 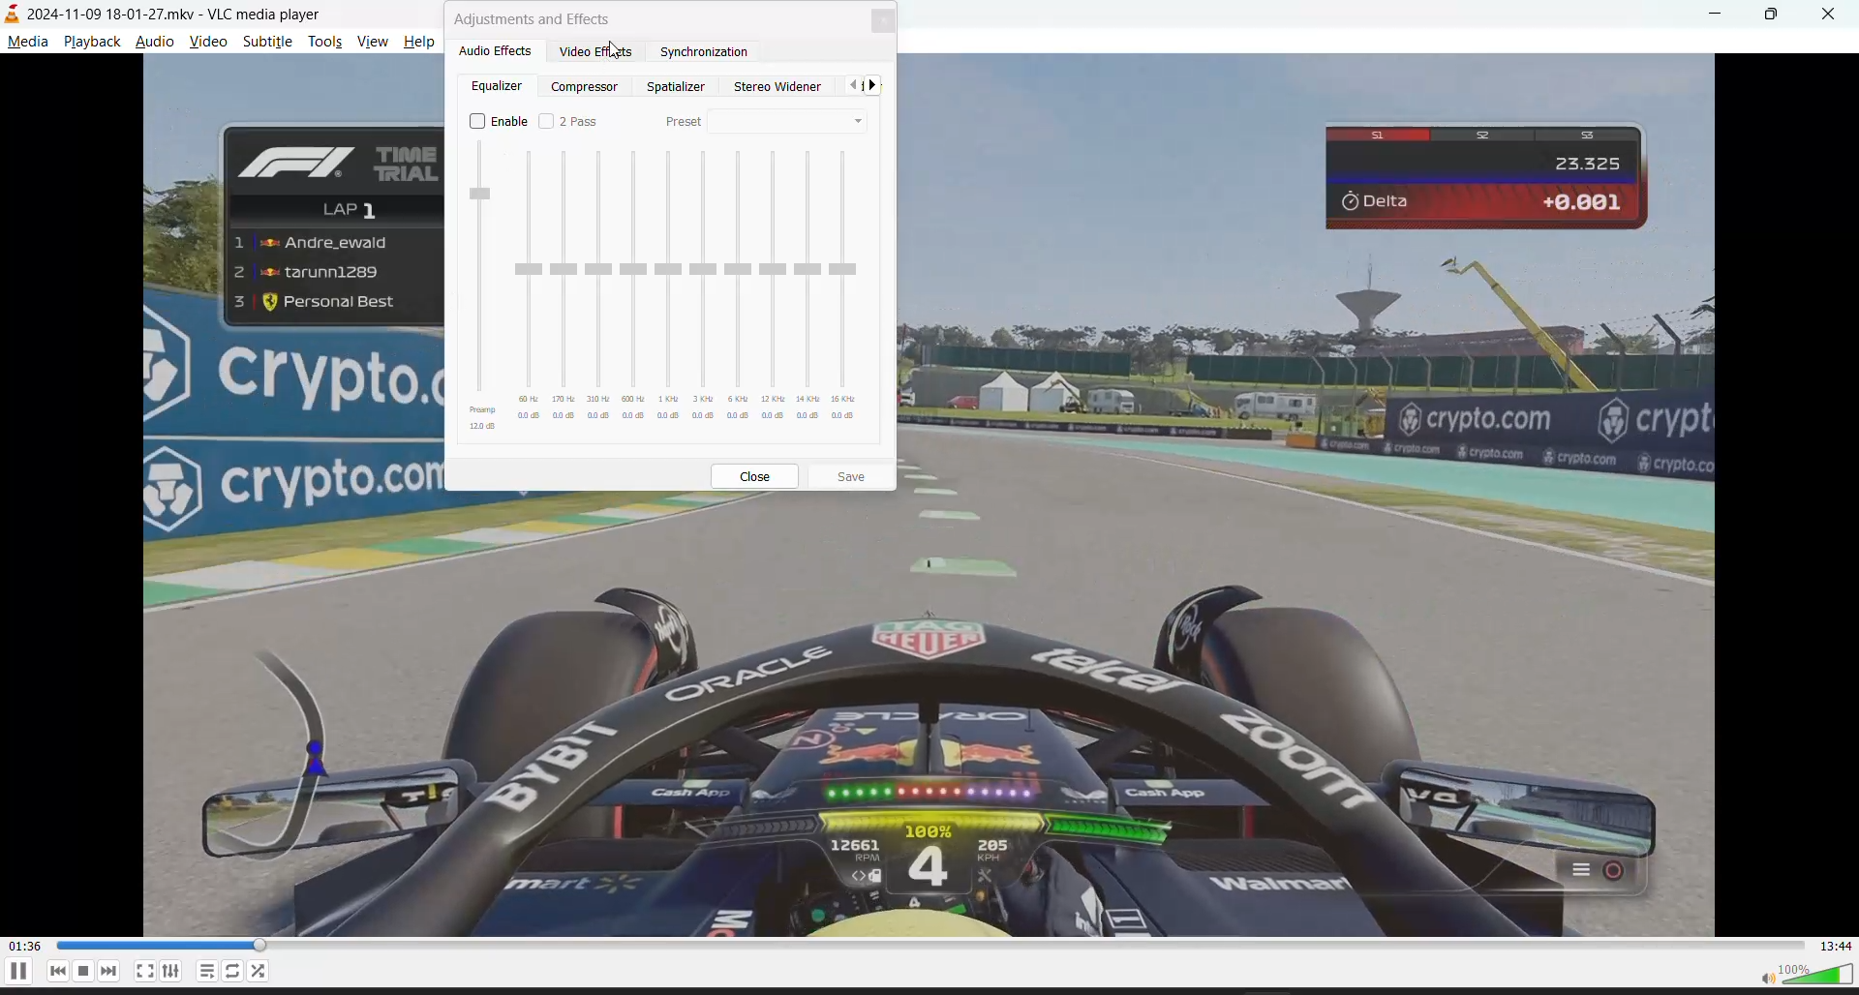 I want to click on current track time, so click(x=25, y=946).